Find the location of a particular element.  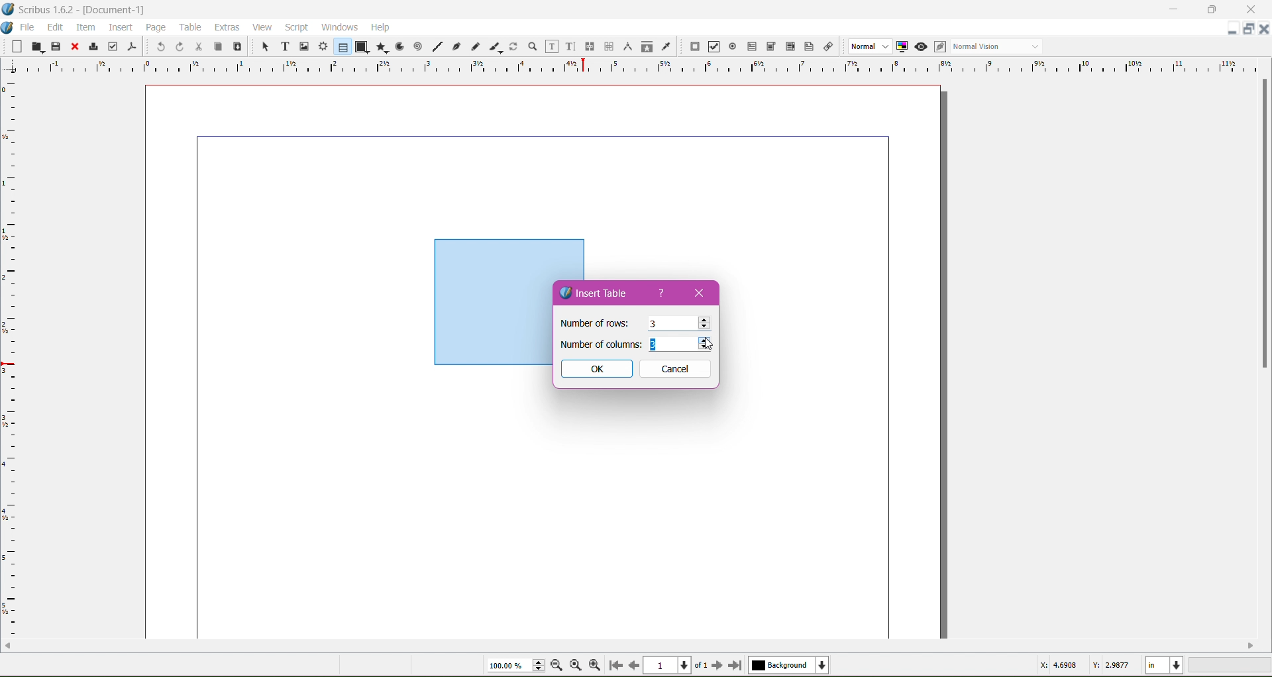

Page is located at coordinates (154, 27).